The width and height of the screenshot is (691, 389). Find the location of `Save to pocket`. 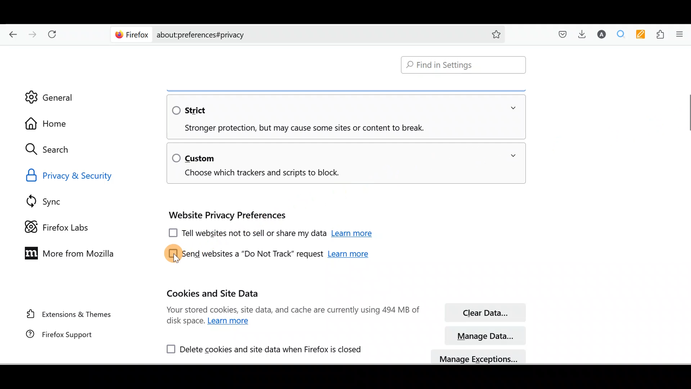

Save to pocket is located at coordinates (561, 33).